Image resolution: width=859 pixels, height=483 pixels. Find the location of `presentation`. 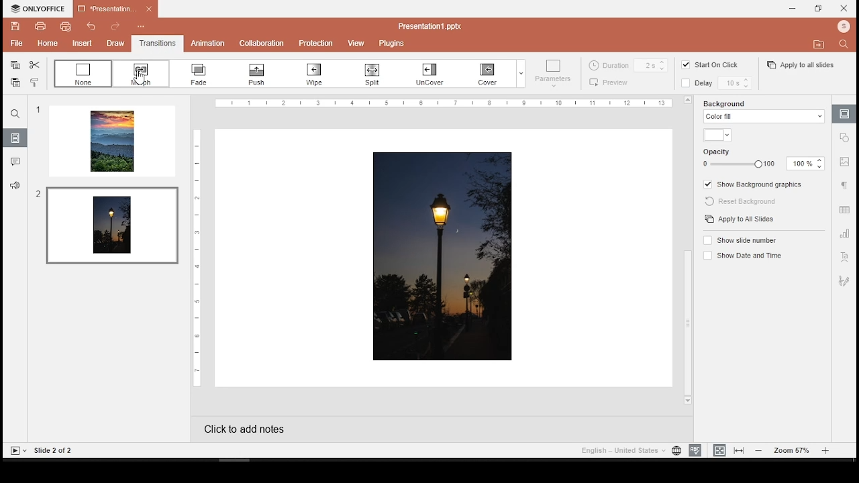

presentation is located at coordinates (116, 9).